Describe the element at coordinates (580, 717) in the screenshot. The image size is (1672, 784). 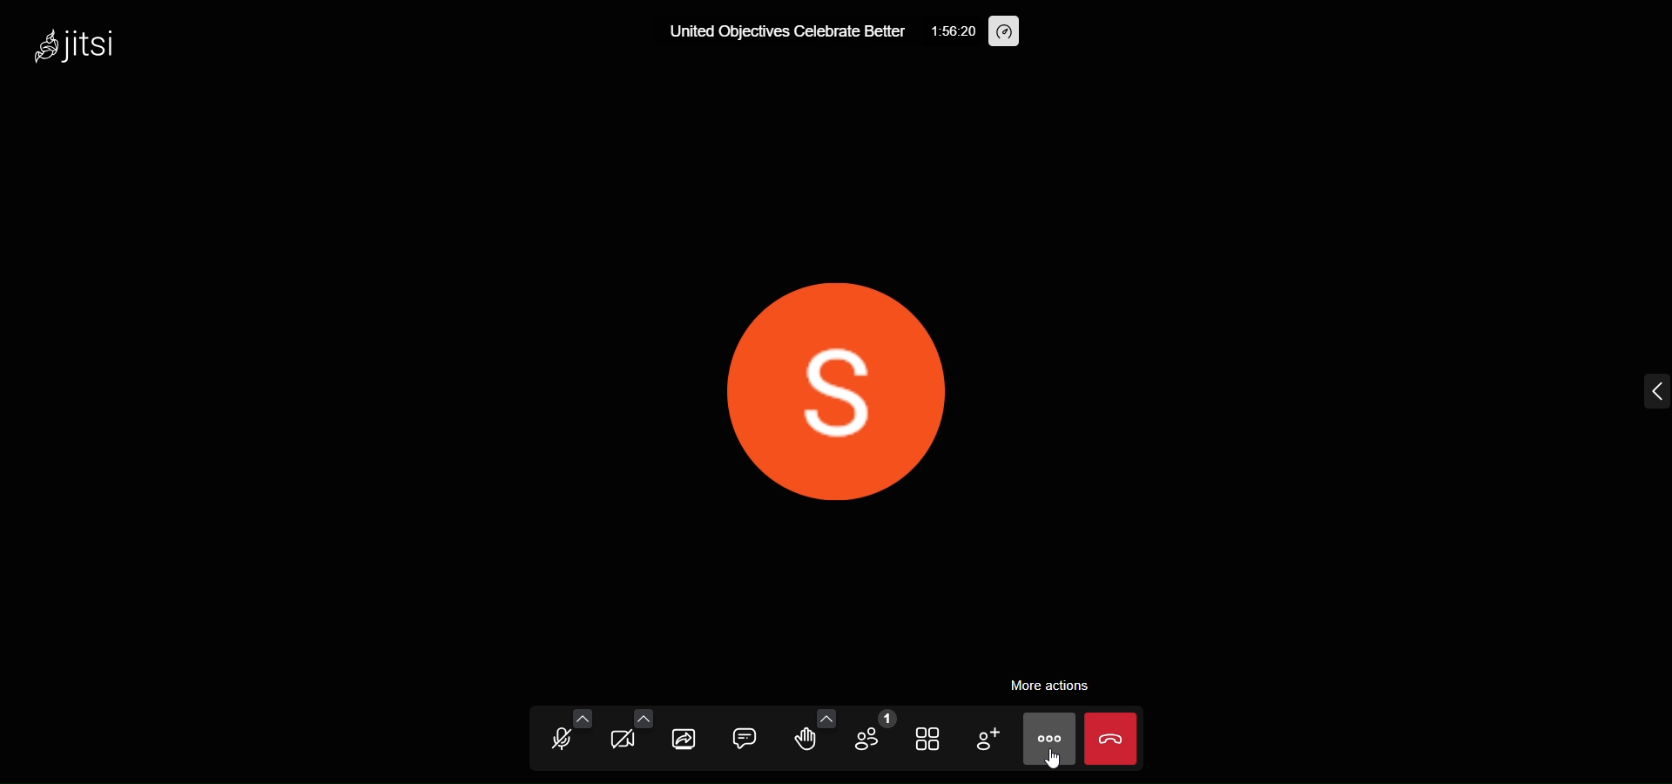
I see `more audio option` at that location.